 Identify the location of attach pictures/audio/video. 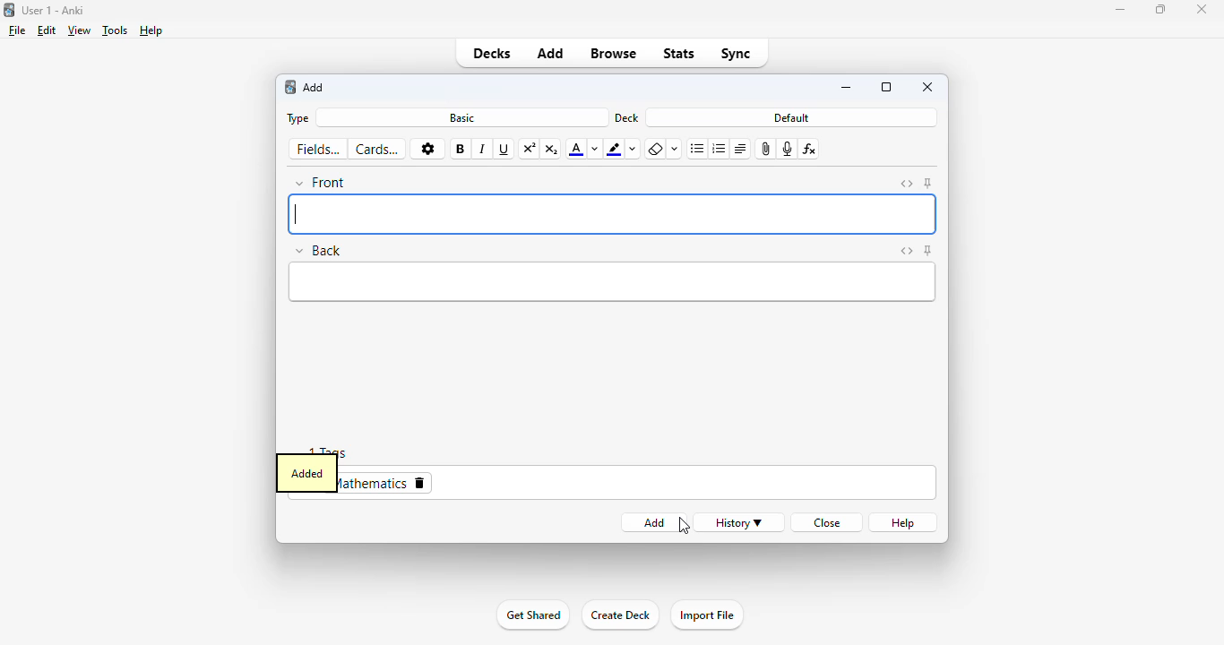
(767, 149).